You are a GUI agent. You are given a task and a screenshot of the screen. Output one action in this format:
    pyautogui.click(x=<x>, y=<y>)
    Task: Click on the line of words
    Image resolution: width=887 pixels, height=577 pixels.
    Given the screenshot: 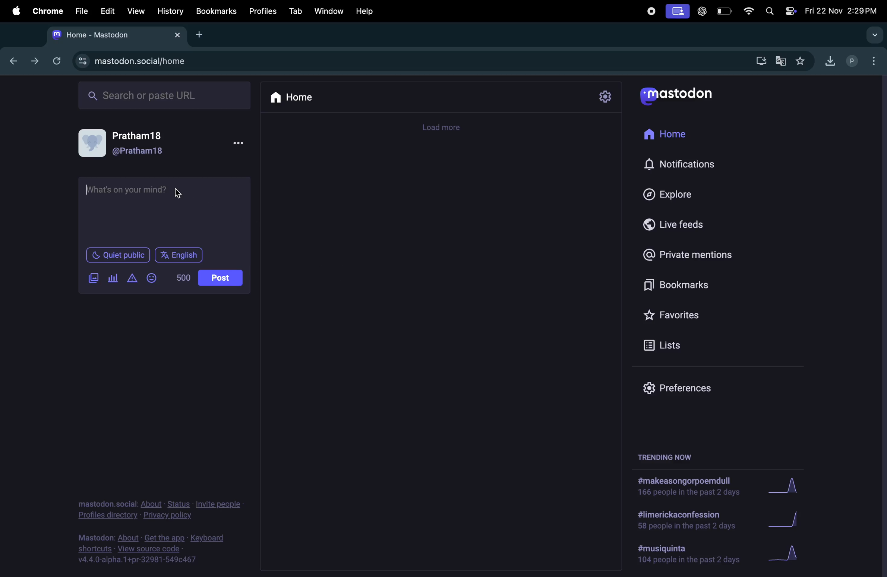 What is the action you would take?
    pyautogui.click(x=181, y=278)
    